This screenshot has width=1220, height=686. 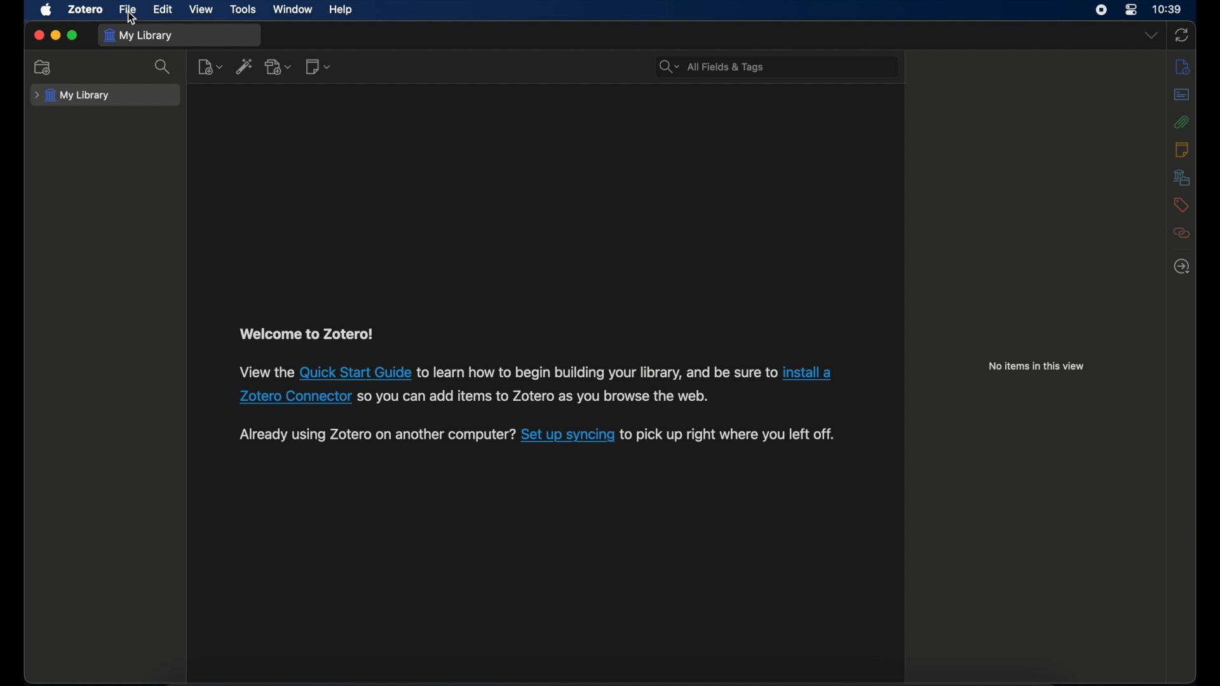 I want to click on minimize, so click(x=57, y=36).